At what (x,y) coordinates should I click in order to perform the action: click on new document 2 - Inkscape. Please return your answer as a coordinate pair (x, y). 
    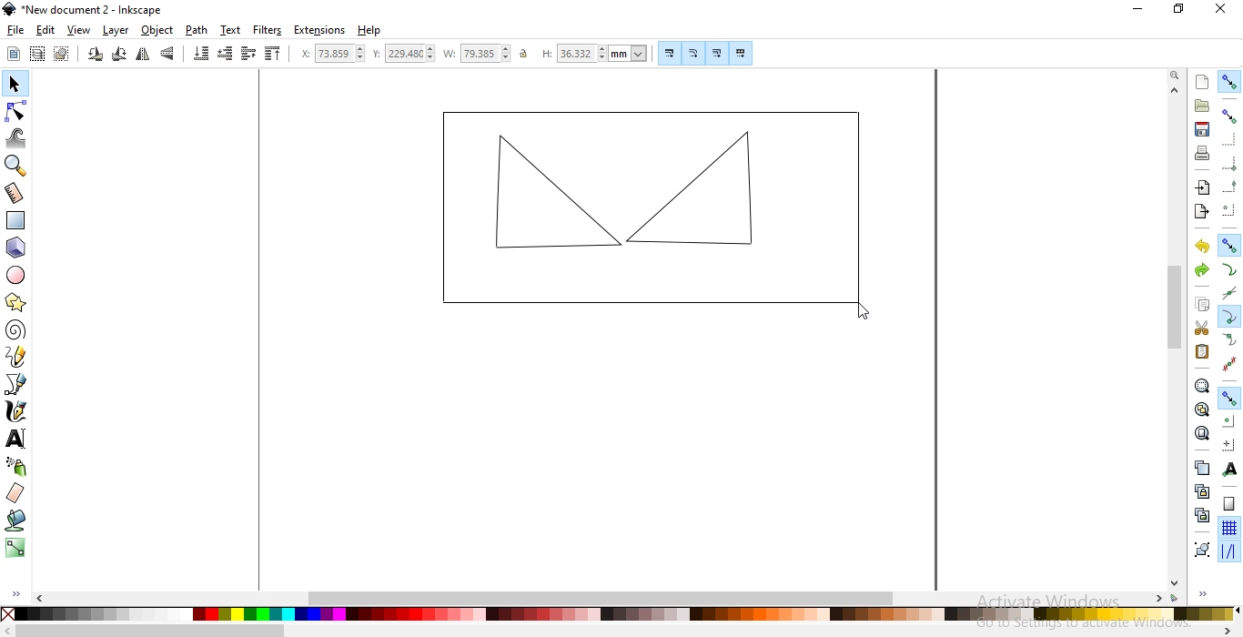
    Looking at the image, I should click on (89, 8).